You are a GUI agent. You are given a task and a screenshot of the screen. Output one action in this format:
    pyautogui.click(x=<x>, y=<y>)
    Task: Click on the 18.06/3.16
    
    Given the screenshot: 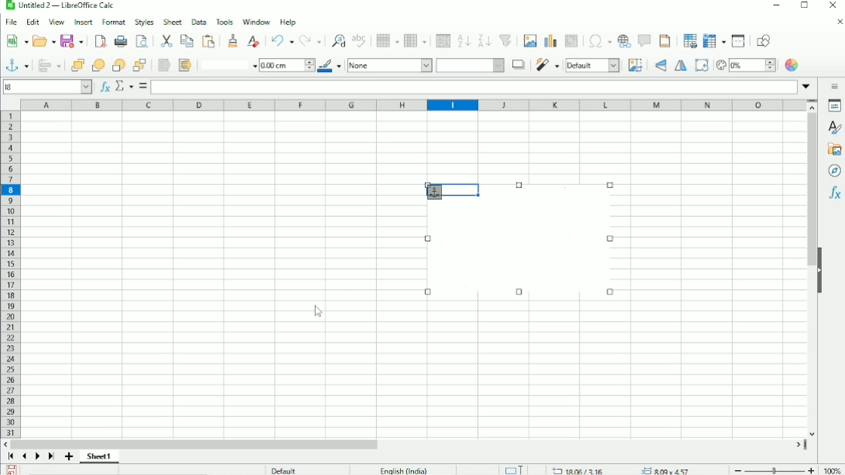 What is the action you would take?
    pyautogui.click(x=579, y=470)
    